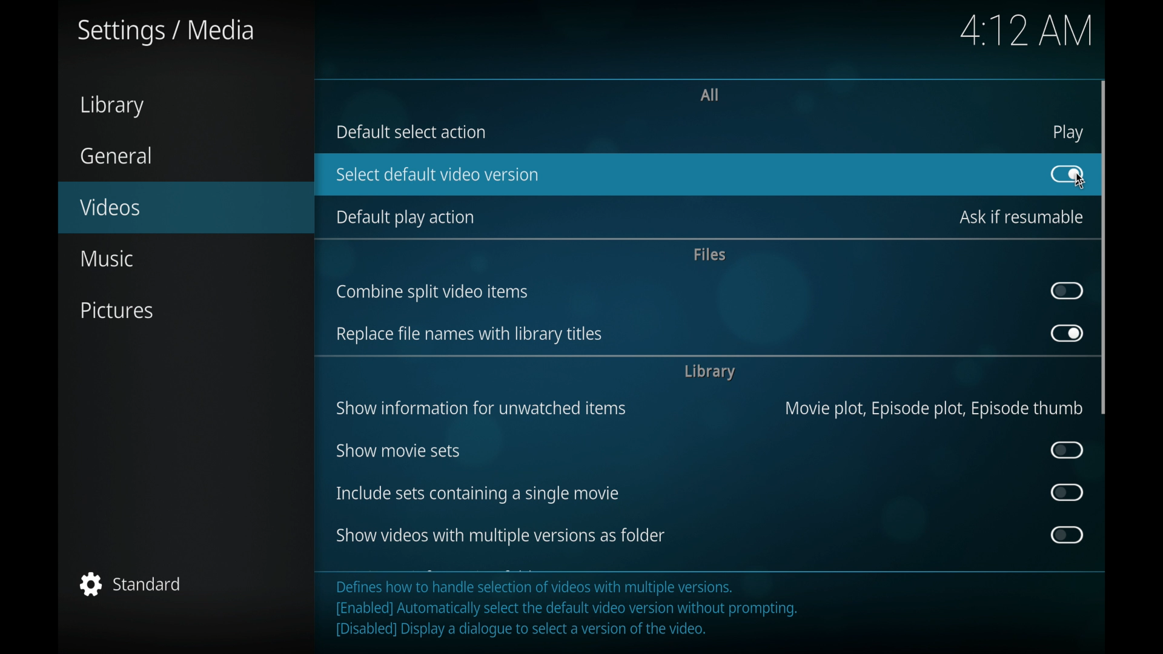 This screenshot has height=654, width=1163. I want to click on default select action, so click(412, 132).